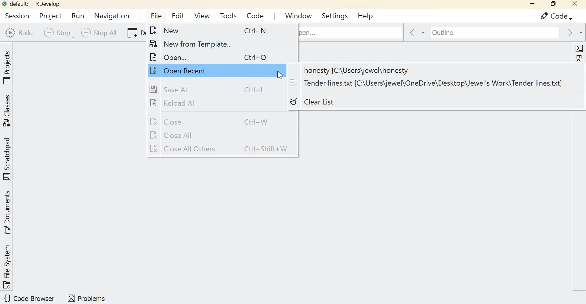 This screenshot has width=586, height=304. I want to click on Code, so click(254, 14).